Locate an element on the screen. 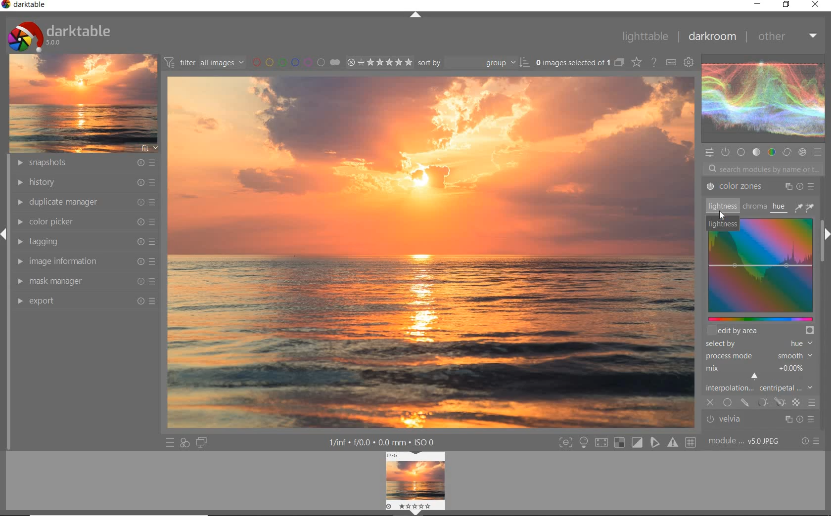 This screenshot has height=516, width=831. restore is located at coordinates (786, 5).